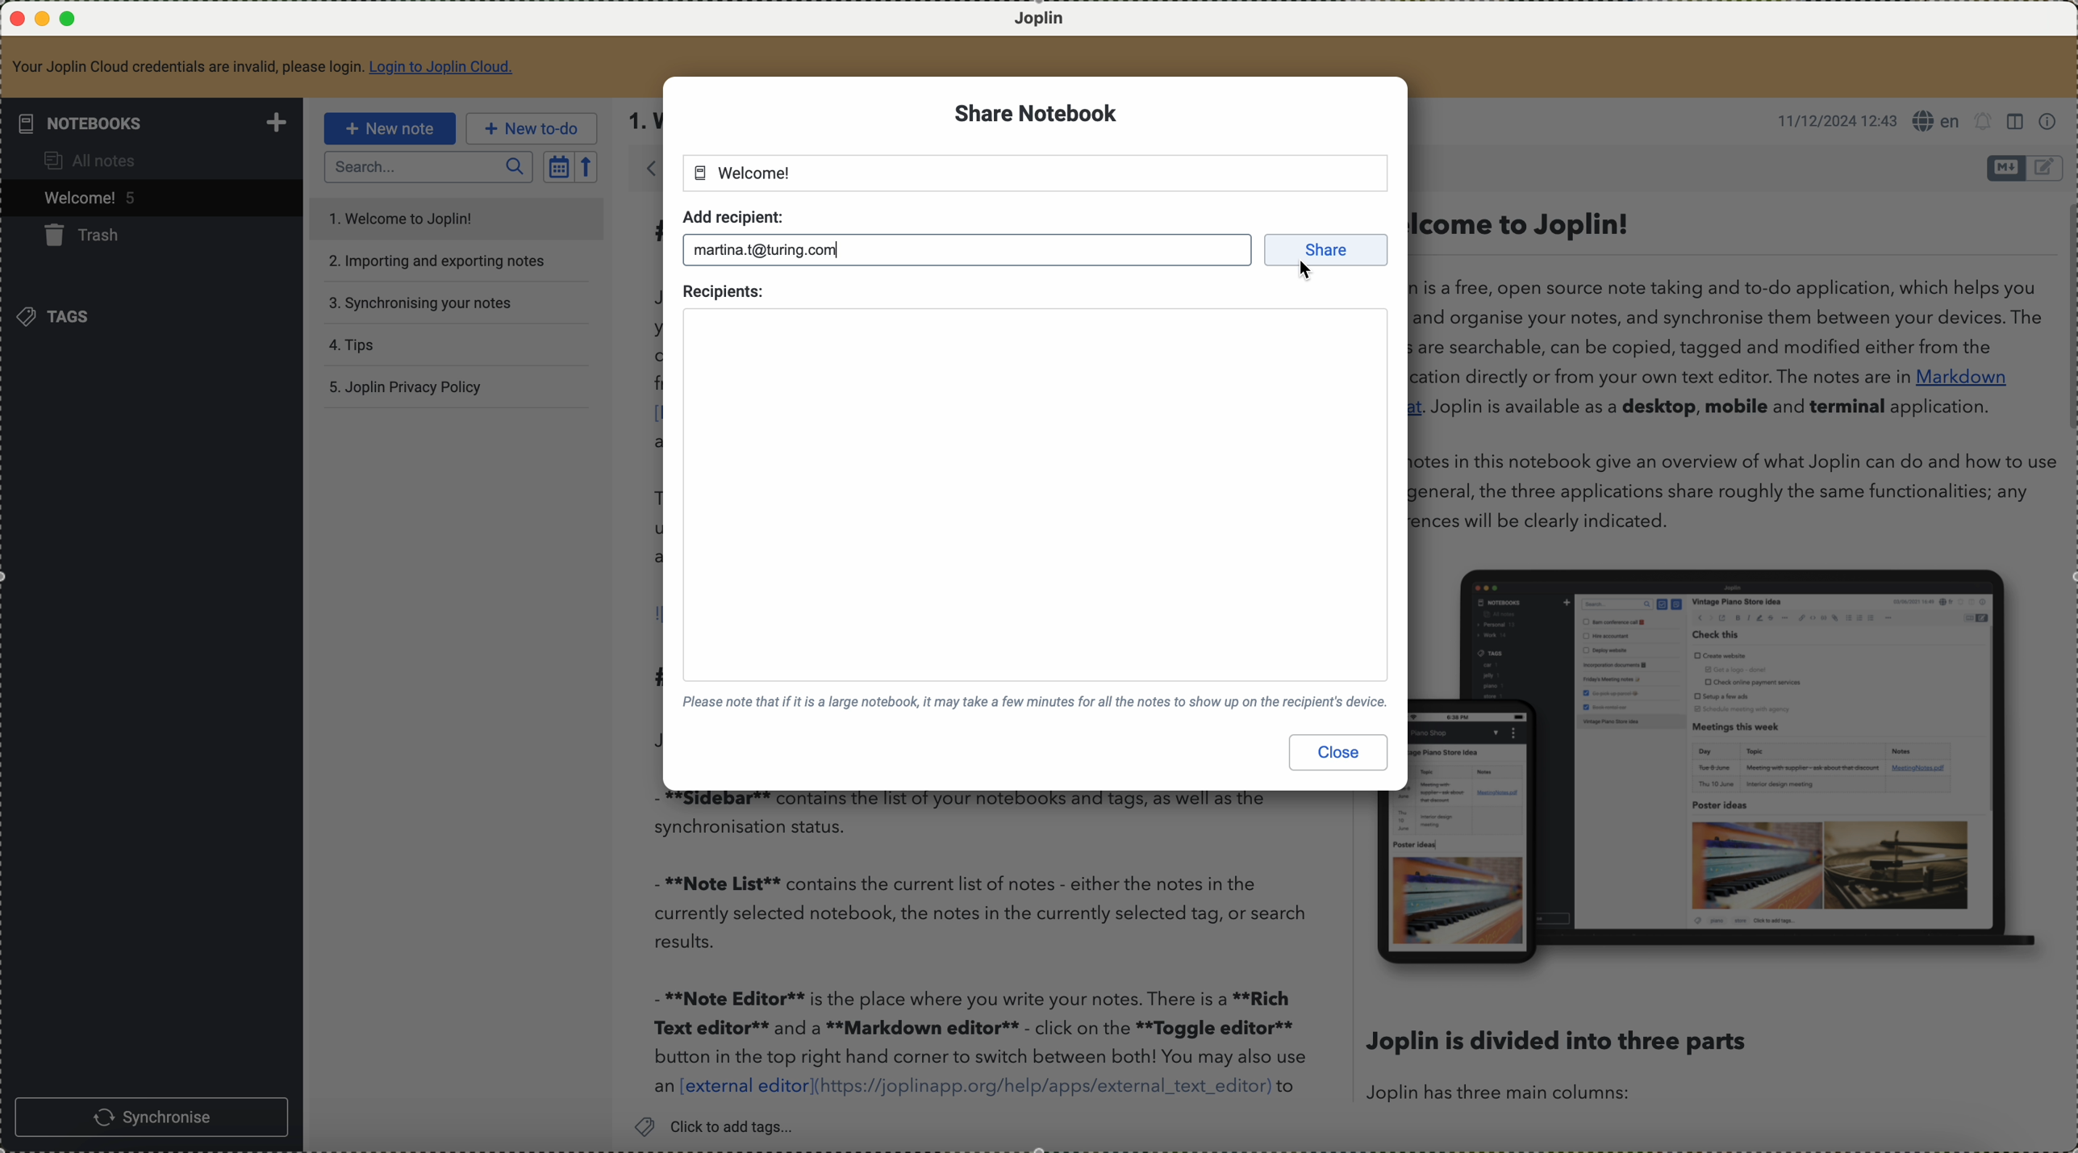 Image resolution: width=2078 pixels, height=1153 pixels. What do you see at coordinates (91, 238) in the screenshot?
I see `trash` at bounding box center [91, 238].